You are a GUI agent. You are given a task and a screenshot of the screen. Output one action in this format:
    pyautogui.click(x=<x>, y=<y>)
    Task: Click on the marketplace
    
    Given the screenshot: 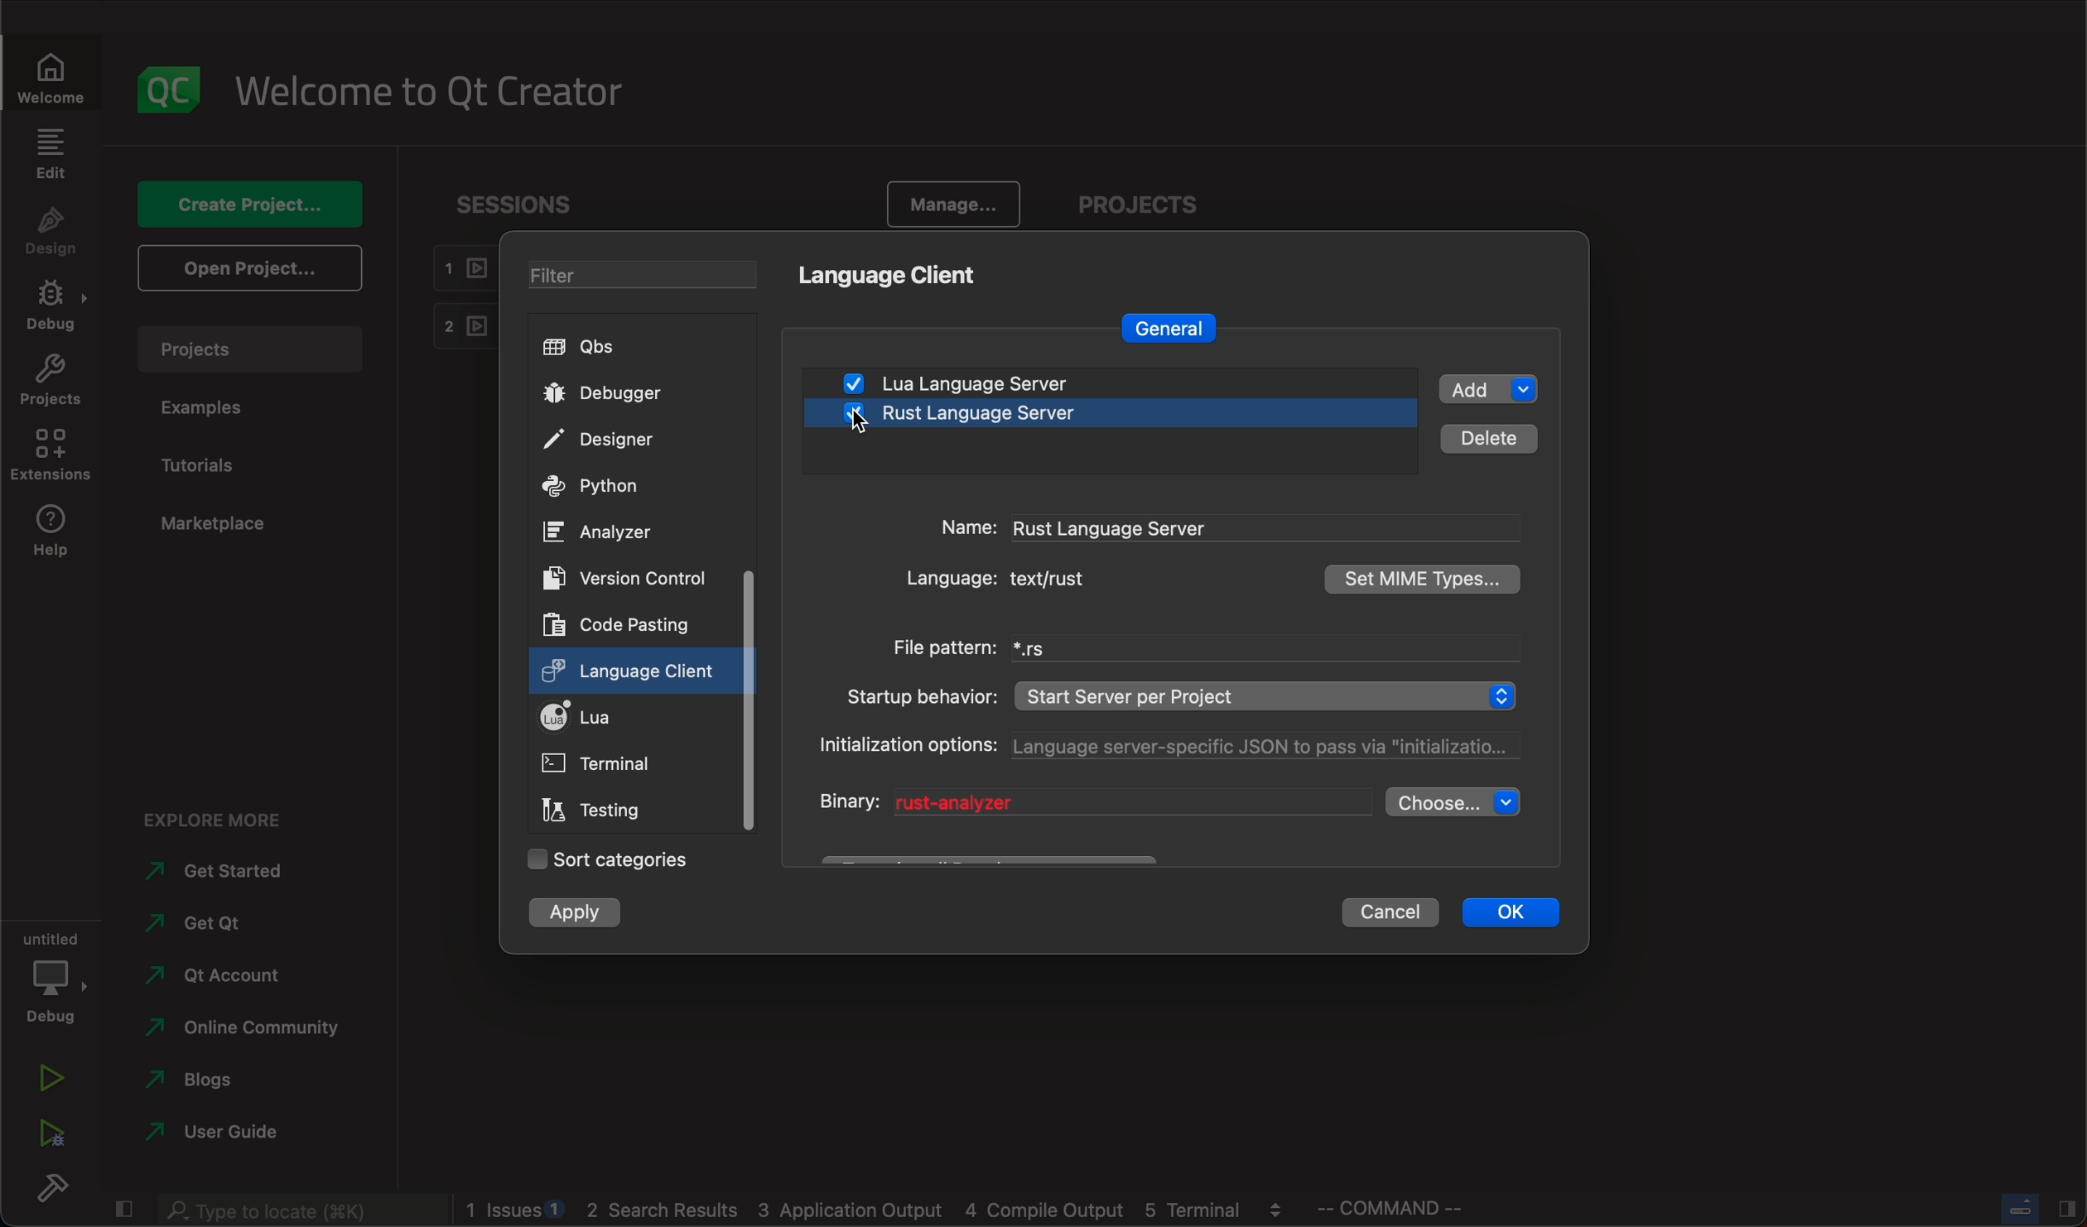 What is the action you would take?
    pyautogui.click(x=214, y=527)
    